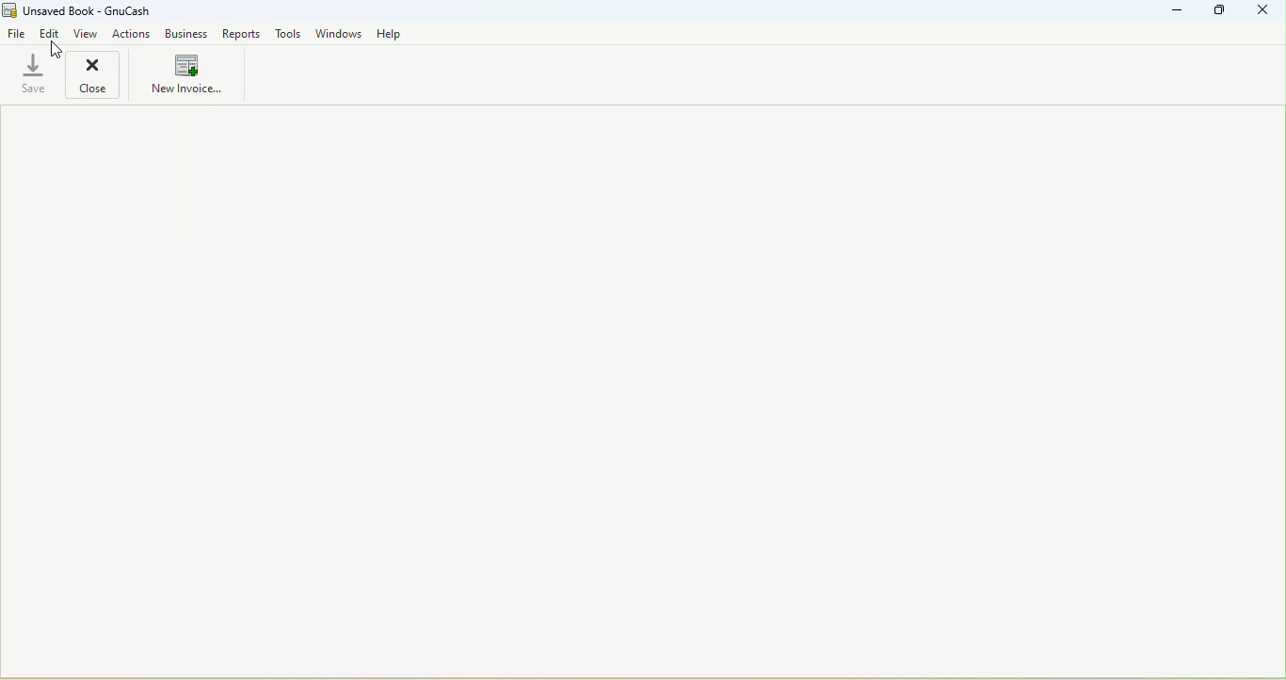 The height and width of the screenshot is (680, 1286). I want to click on Business, so click(188, 34).